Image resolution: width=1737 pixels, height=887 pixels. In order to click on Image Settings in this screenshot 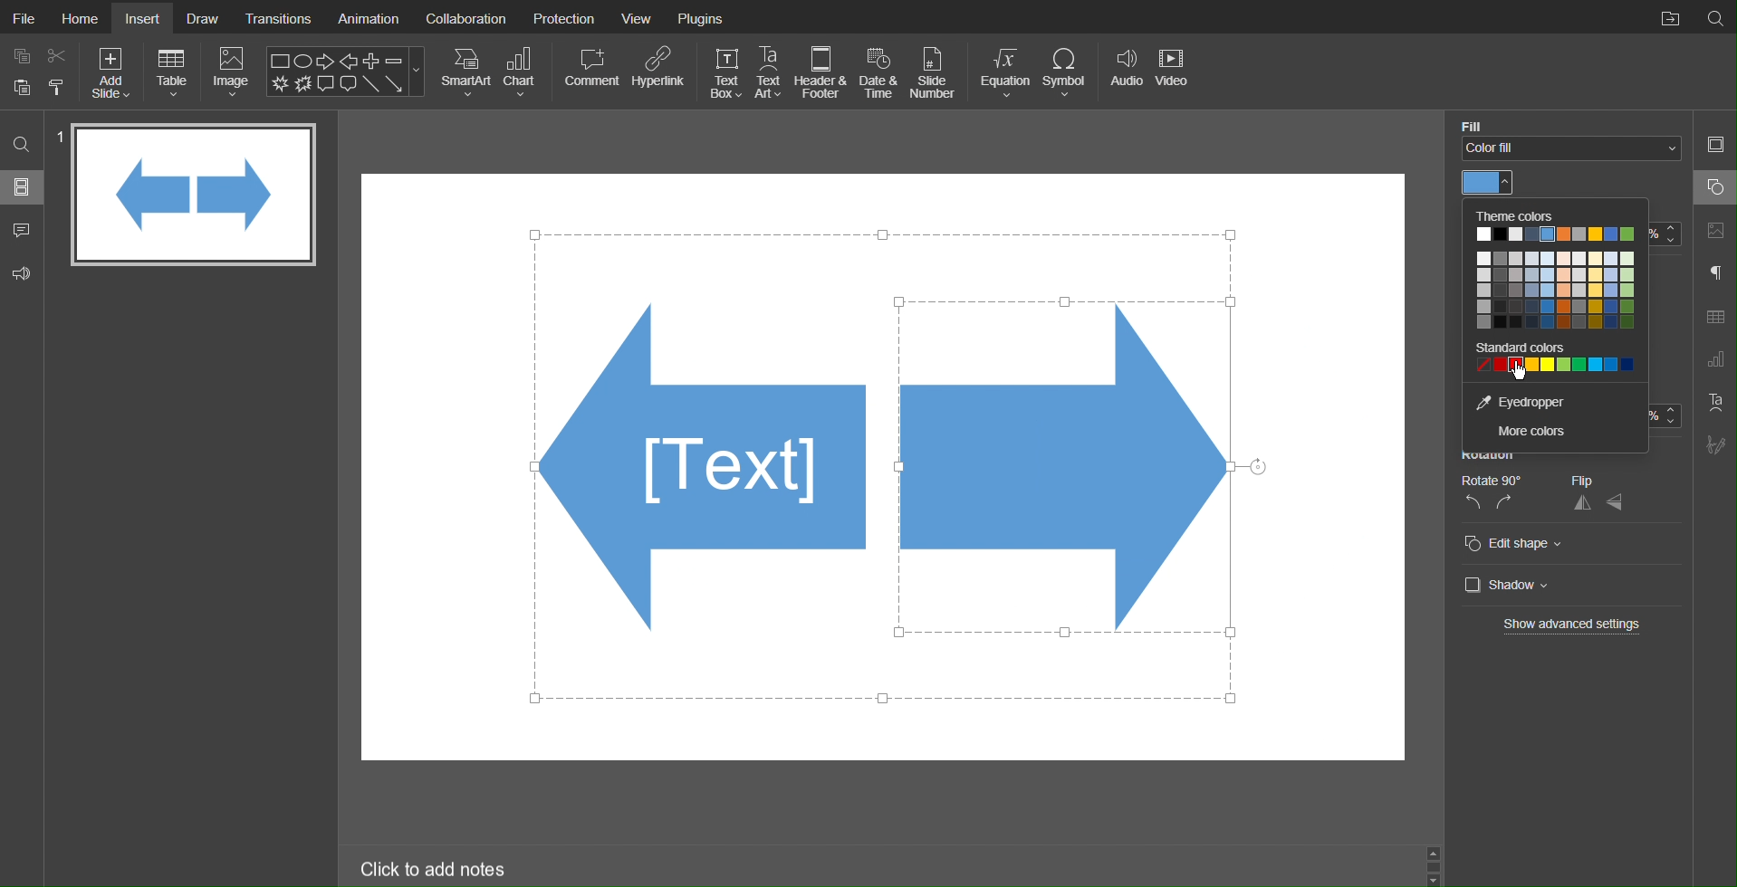, I will do `click(1714, 232)`.